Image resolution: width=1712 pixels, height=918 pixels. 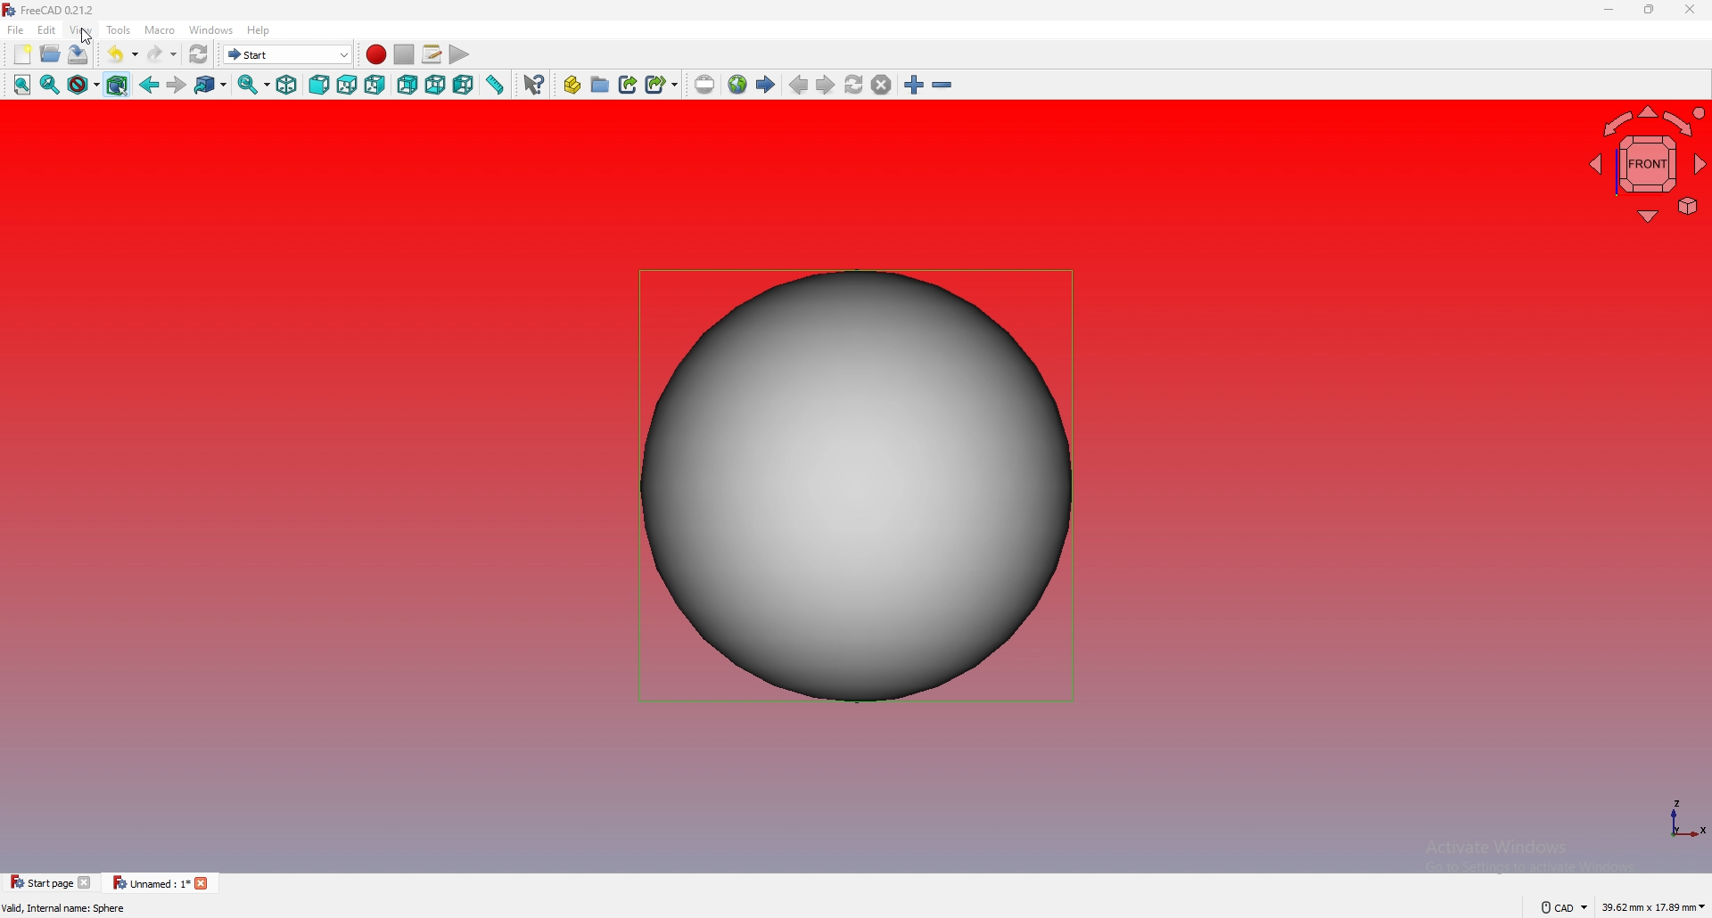 What do you see at coordinates (1686, 820) in the screenshot?
I see `axis` at bounding box center [1686, 820].